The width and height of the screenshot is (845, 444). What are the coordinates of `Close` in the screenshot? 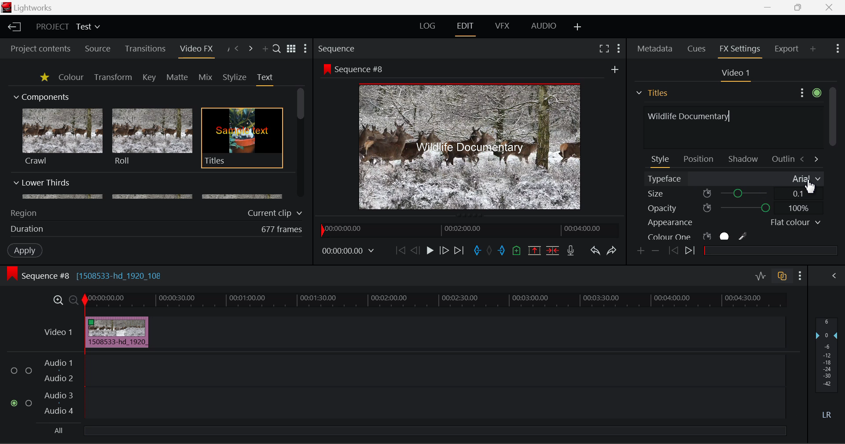 It's located at (830, 7).